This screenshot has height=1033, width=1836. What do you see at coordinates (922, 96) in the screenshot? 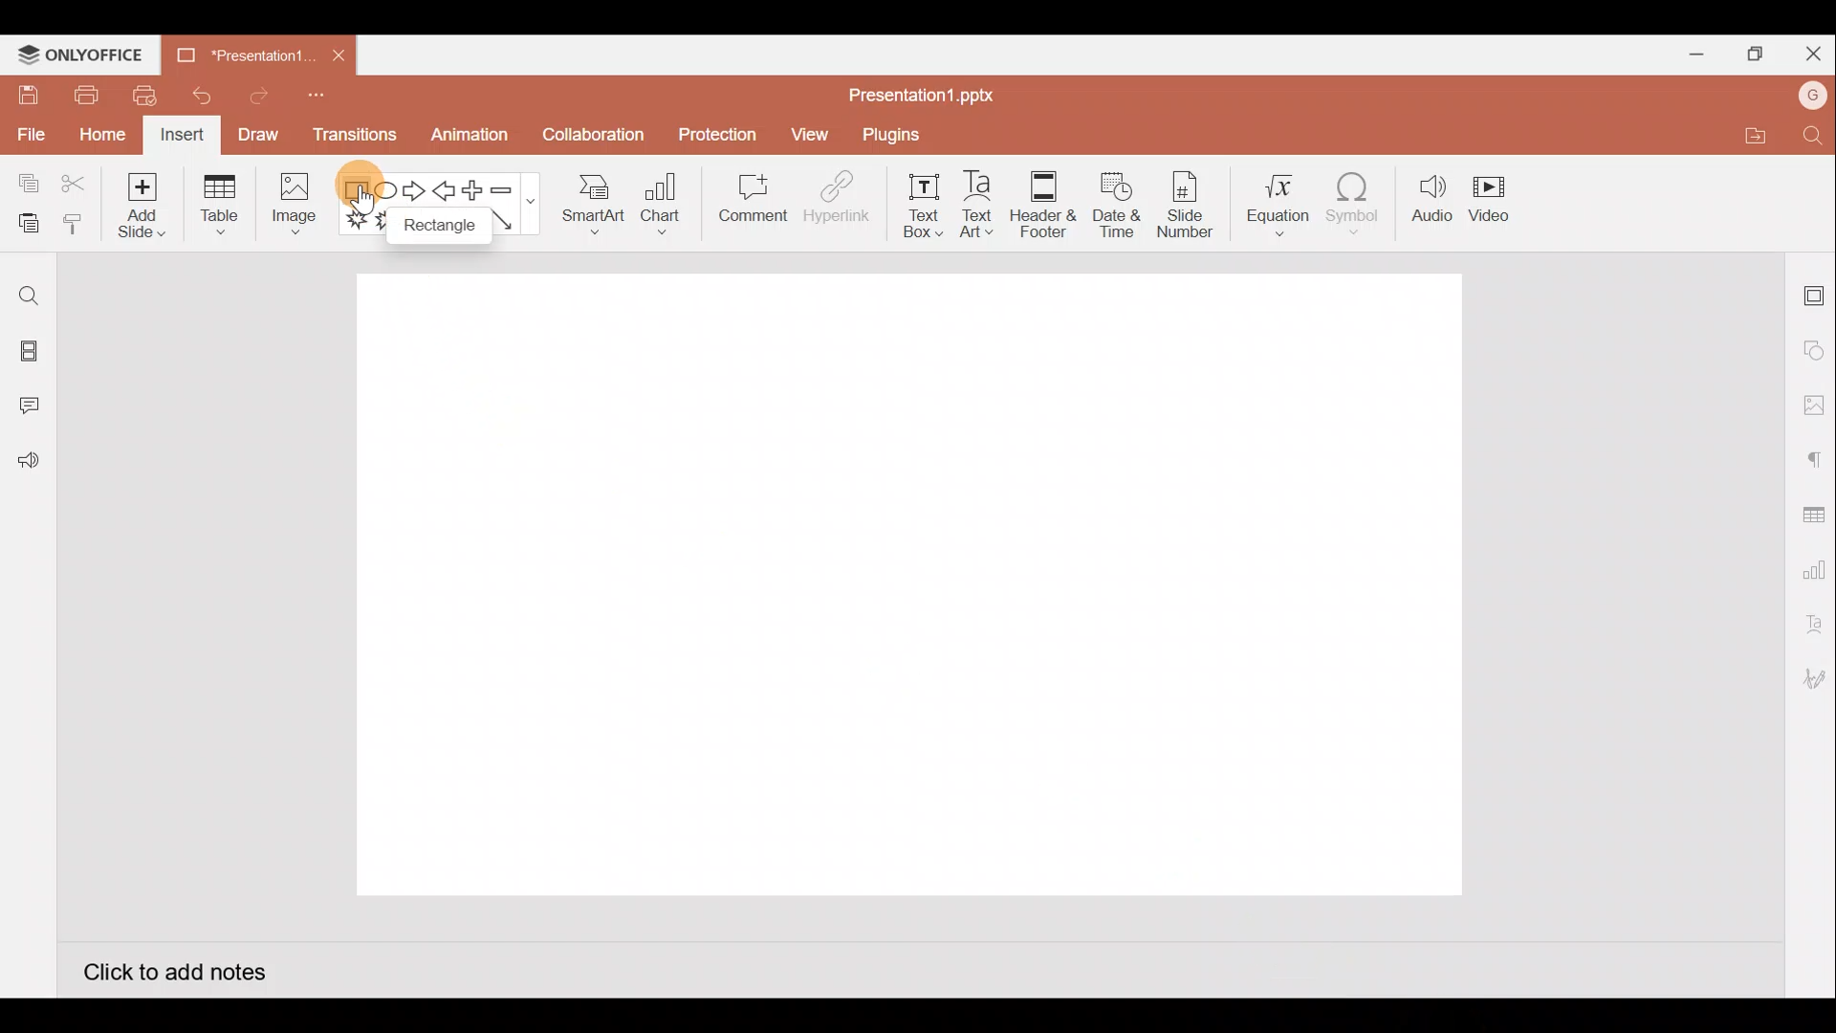
I see `Presentation1.pptx` at bounding box center [922, 96].